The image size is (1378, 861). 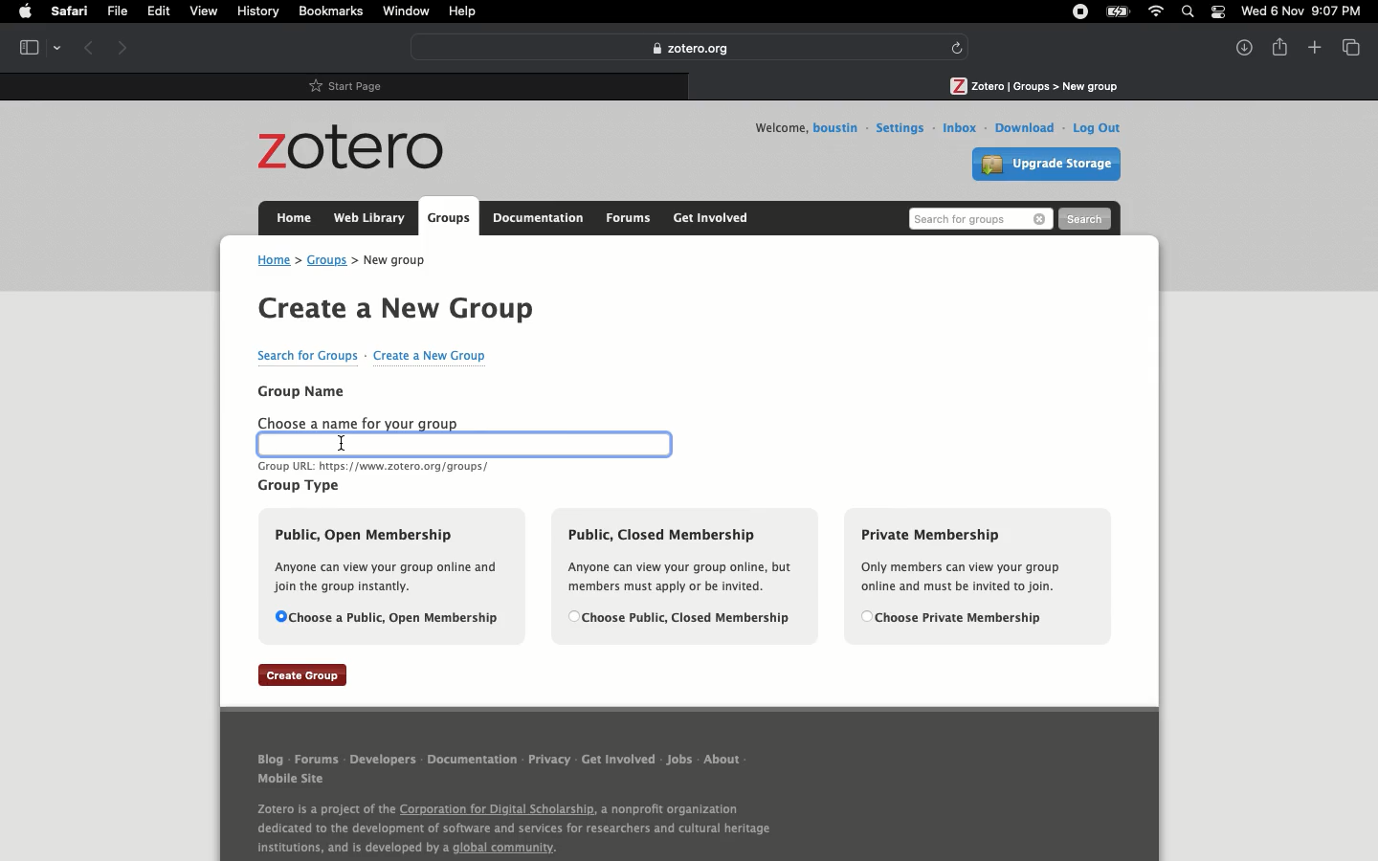 I want to click on Home, so click(x=290, y=216).